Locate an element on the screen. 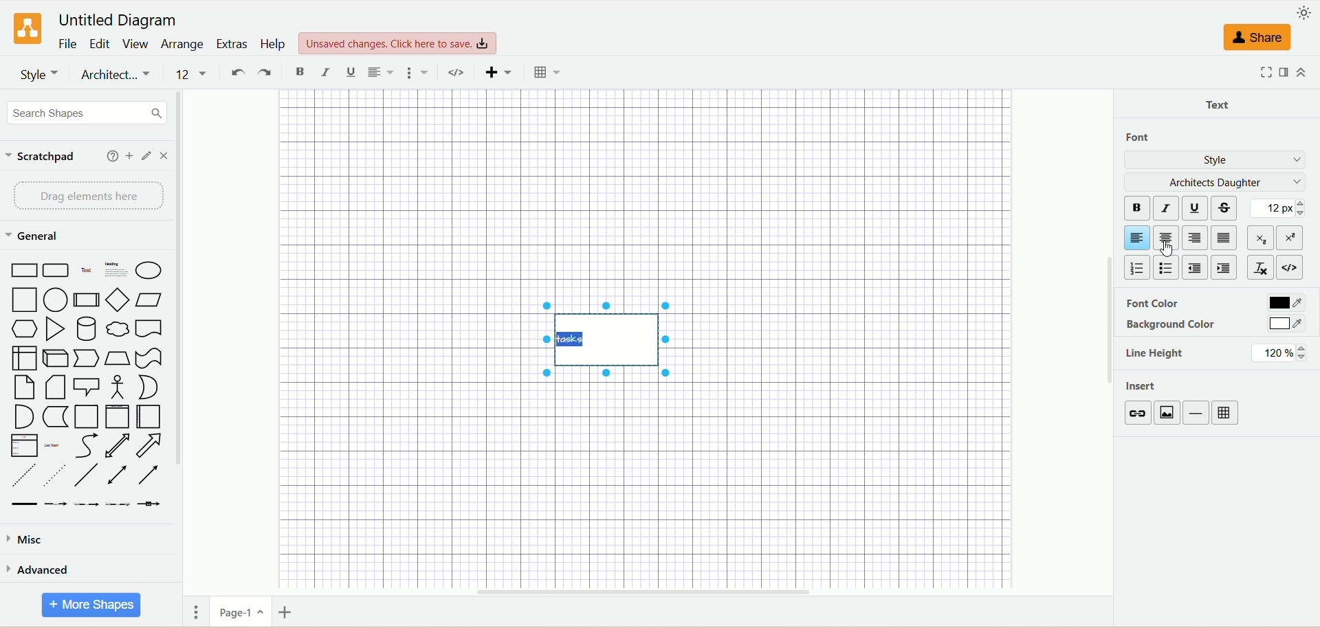 This screenshot has height=628, width=1320. HTML is located at coordinates (1292, 267).